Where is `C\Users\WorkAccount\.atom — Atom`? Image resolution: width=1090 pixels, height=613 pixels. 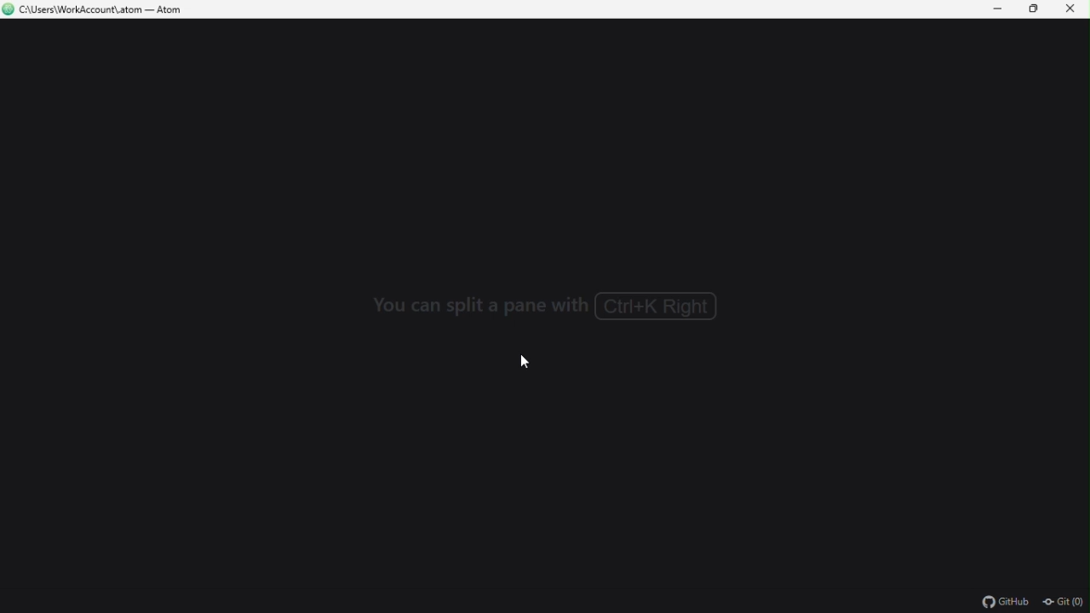 C\Users\WorkAccount\.atom — Atom is located at coordinates (101, 9).